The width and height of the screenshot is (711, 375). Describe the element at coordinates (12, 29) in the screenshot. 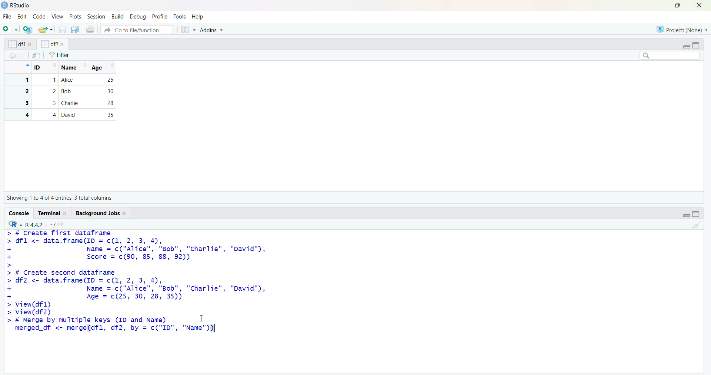

I see `add file as` at that location.